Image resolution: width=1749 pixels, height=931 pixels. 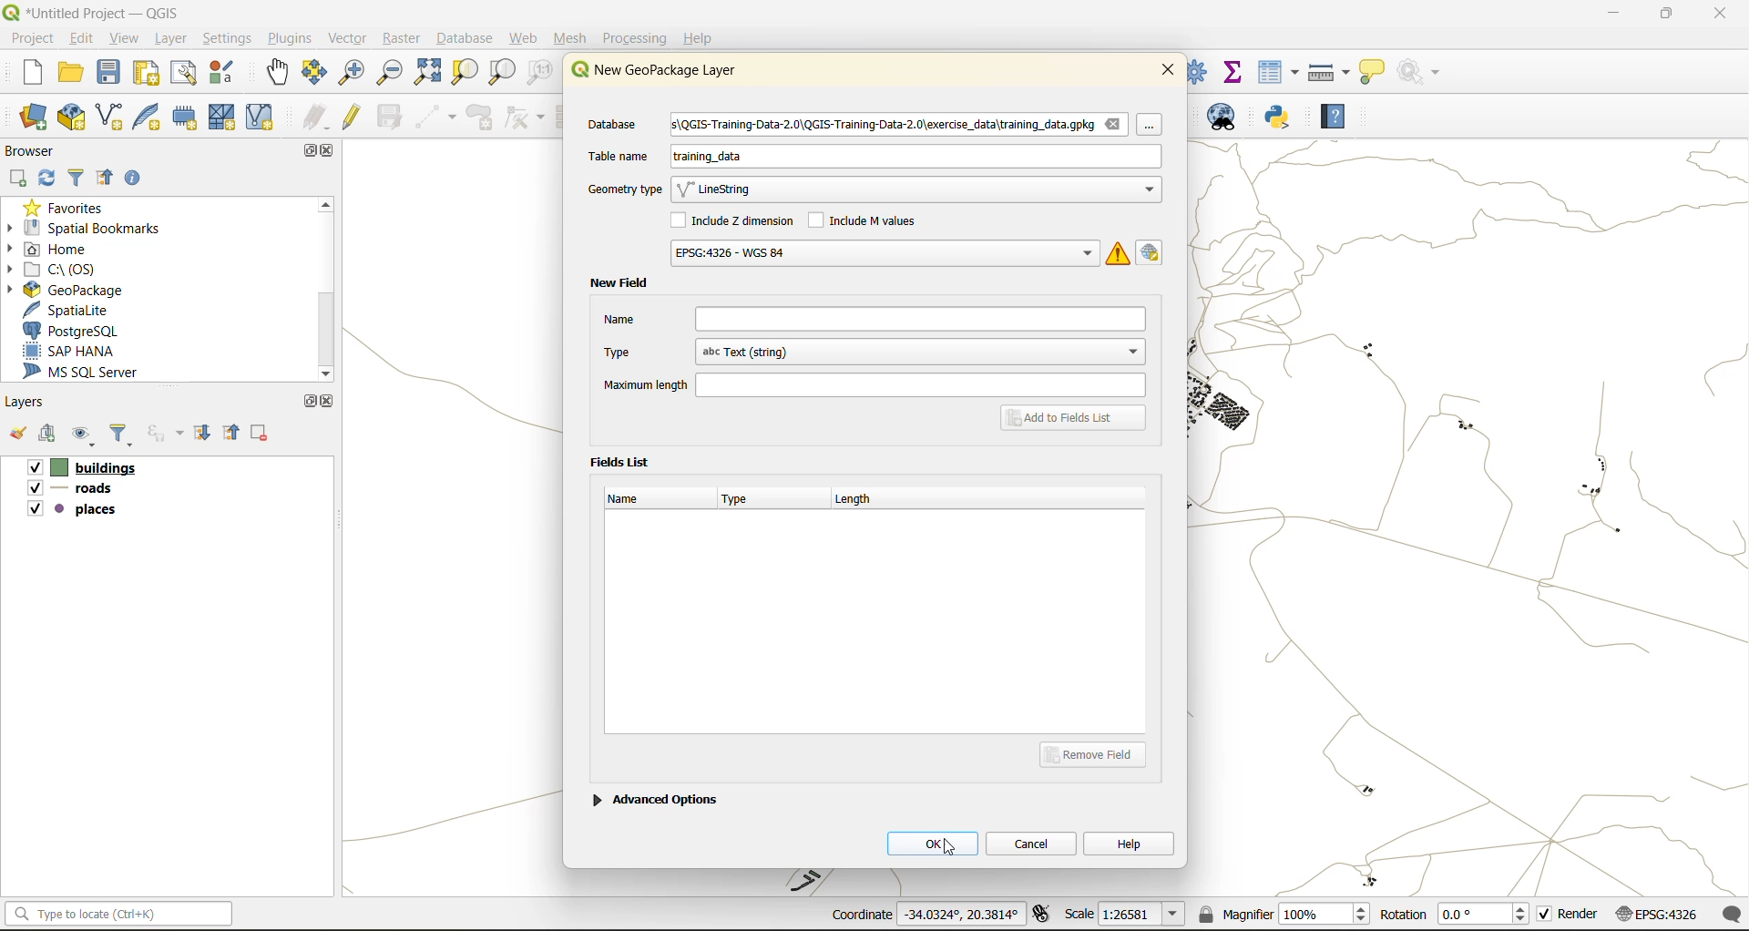 I want to click on Edit, so click(x=1153, y=251).